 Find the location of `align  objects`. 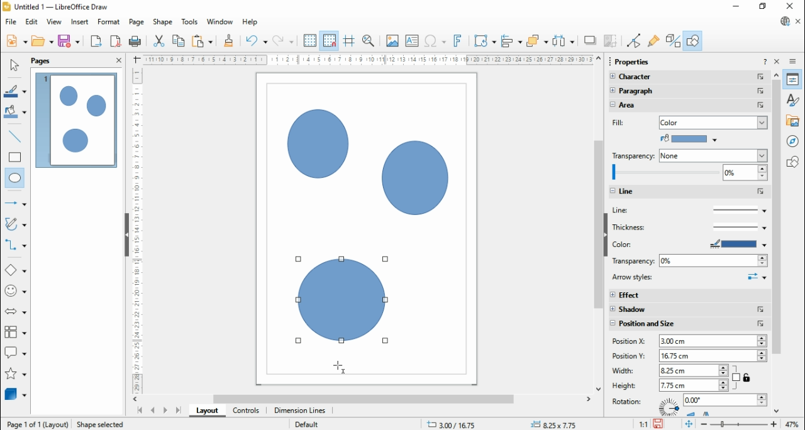

align  objects is located at coordinates (511, 41).